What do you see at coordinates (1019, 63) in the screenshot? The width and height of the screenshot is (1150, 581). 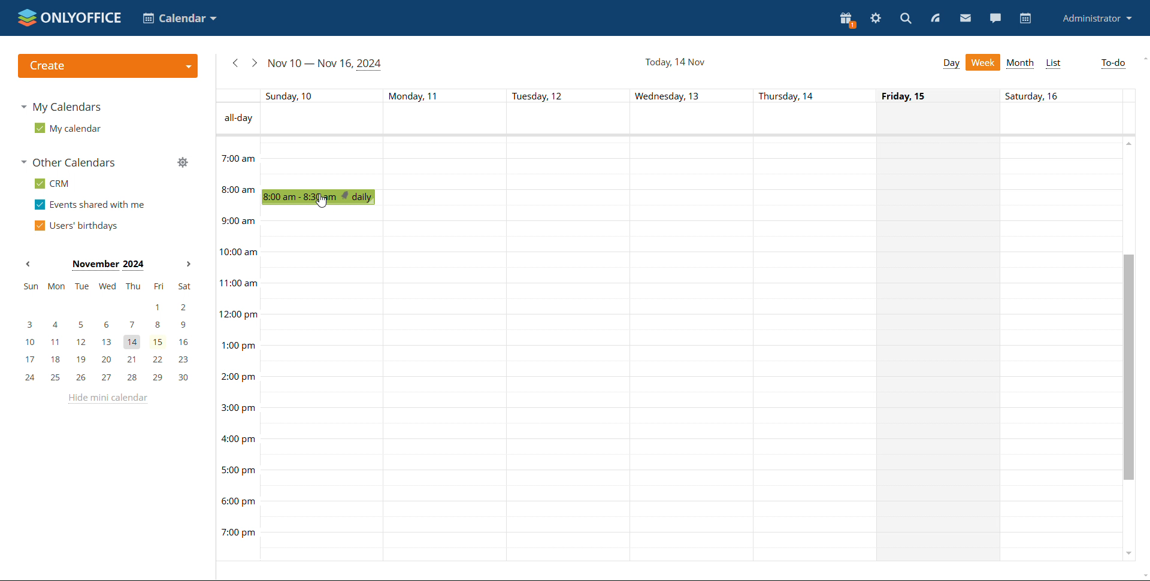 I see `month view` at bounding box center [1019, 63].